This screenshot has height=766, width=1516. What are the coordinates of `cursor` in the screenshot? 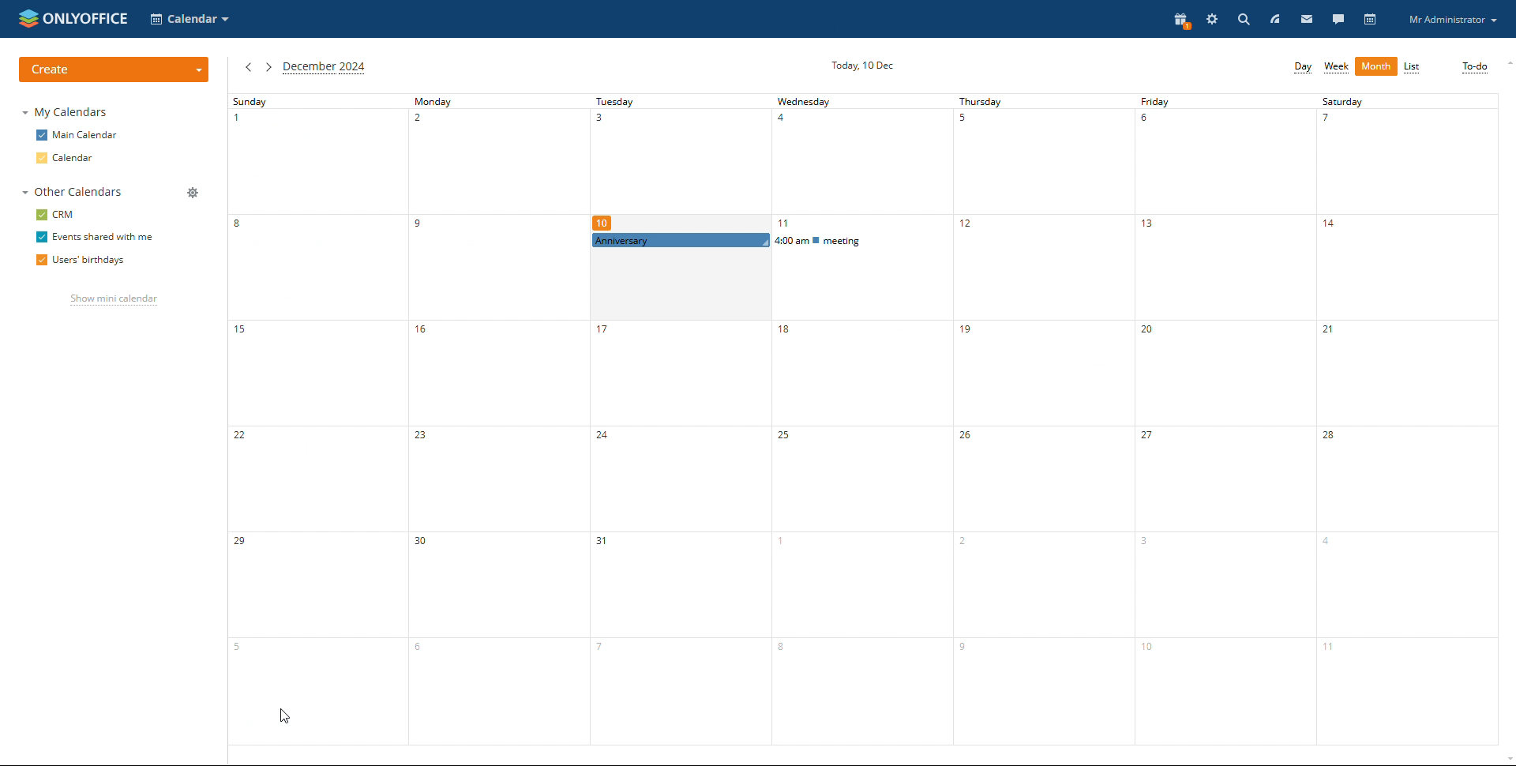 It's located at (286, 717).